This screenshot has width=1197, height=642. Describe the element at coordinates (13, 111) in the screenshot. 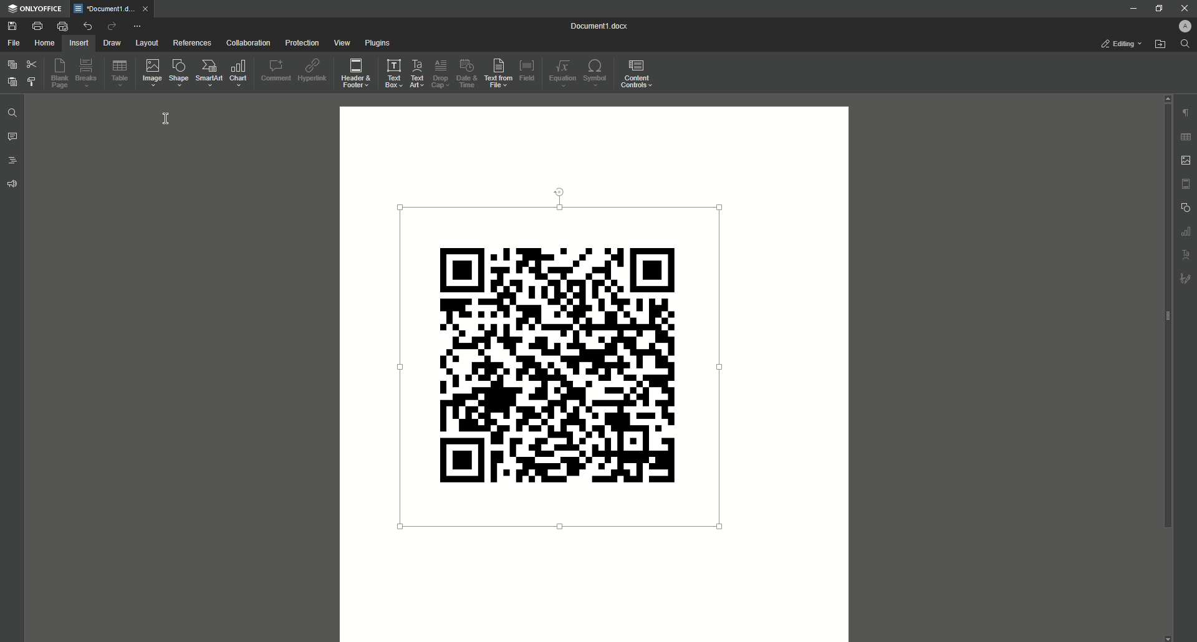

I see `Find` at that location.